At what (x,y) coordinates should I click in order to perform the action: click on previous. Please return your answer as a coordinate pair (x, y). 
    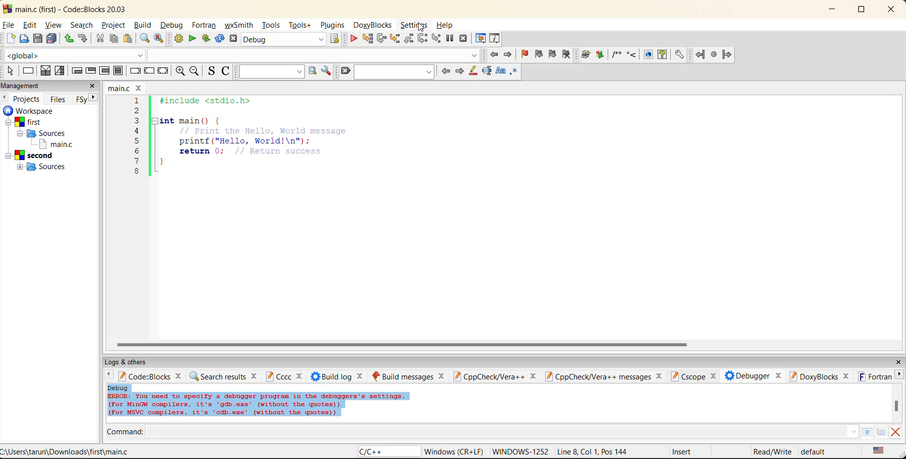
    Looking at the image, I should click on (6, 98).